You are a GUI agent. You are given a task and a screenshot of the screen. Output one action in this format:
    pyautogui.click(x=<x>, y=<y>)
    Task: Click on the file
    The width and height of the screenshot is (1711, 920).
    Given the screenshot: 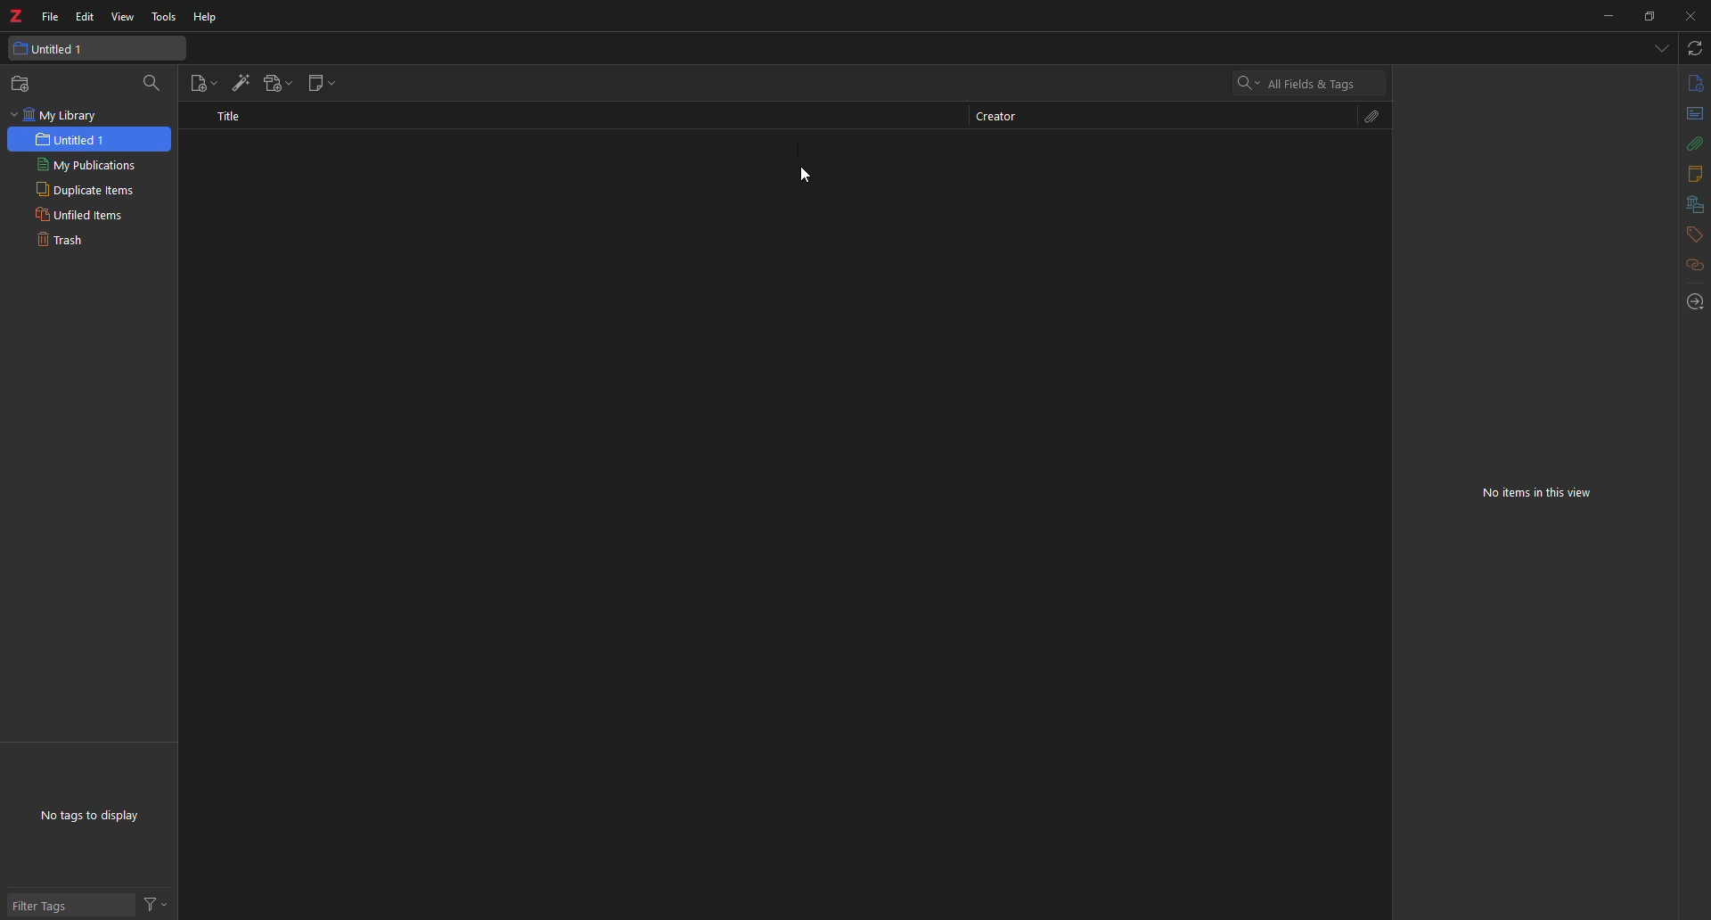 What is the action you would take?
    pyautogui.click(x=51, y=17)
    